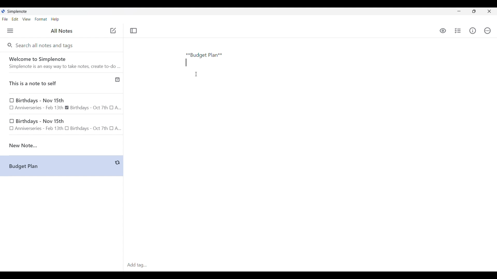 The image size is (497, 279). I want to click on Info, so click(473, 30).